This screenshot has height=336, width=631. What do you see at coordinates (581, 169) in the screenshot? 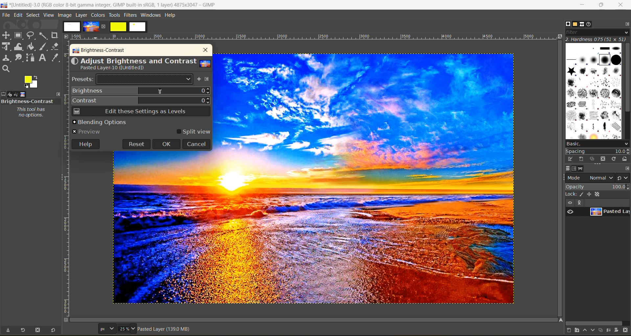
I see `paths` at bounding box center [581, 169].